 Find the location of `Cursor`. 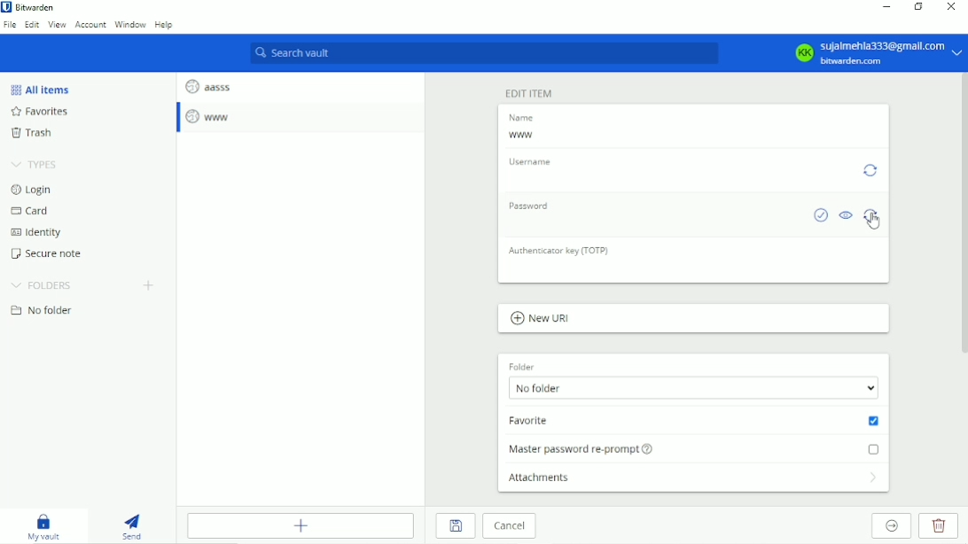

Cursor is located at coordinates (875, 221).